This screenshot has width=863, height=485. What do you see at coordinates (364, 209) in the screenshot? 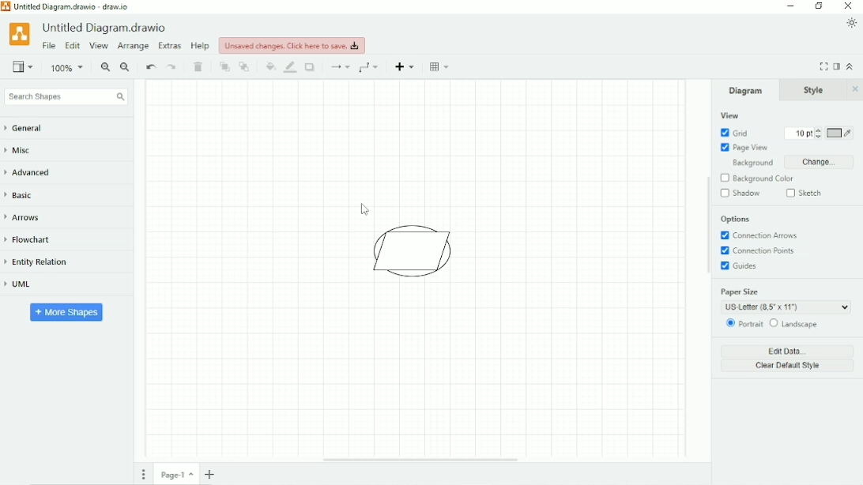
I see `Cursor` at bounding box center [364, 209].